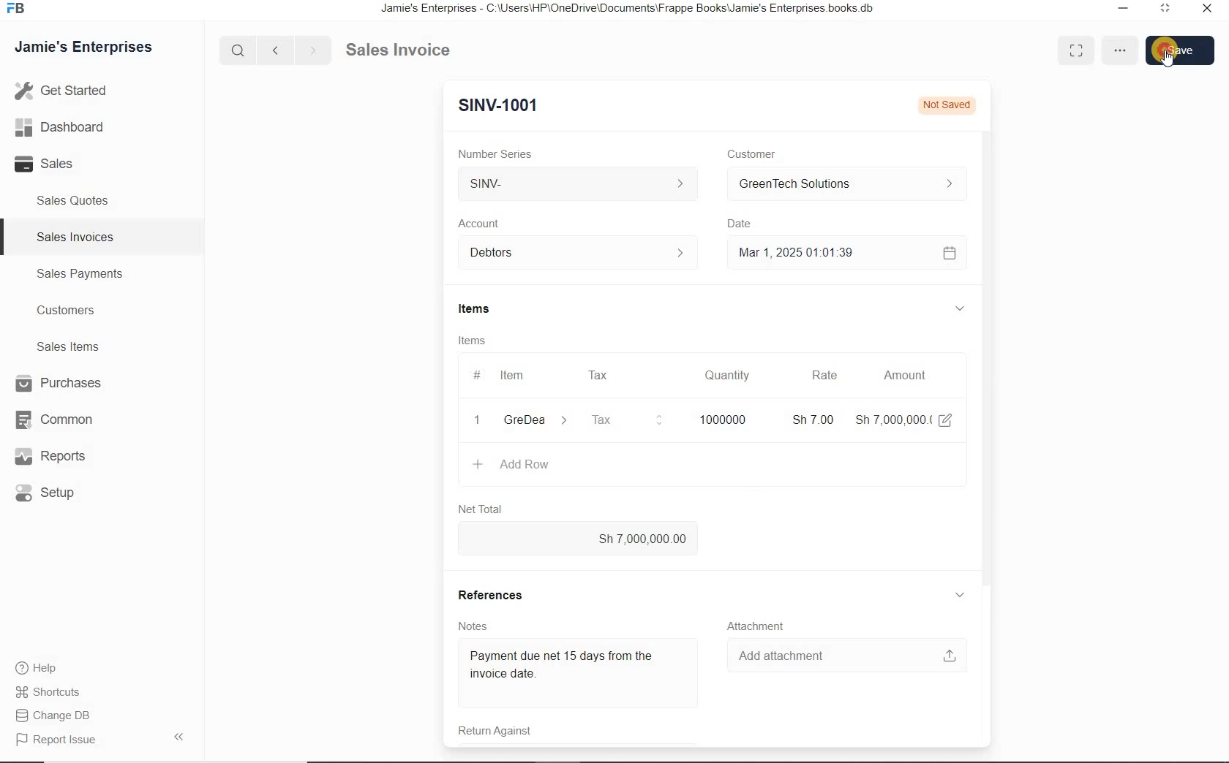 Image resolution: width=1229 pixels, height=763 pixels. What do you see at coordinates (15, 10) in the screenshot?
I see `frappe books` at bounding box center [15, 10].